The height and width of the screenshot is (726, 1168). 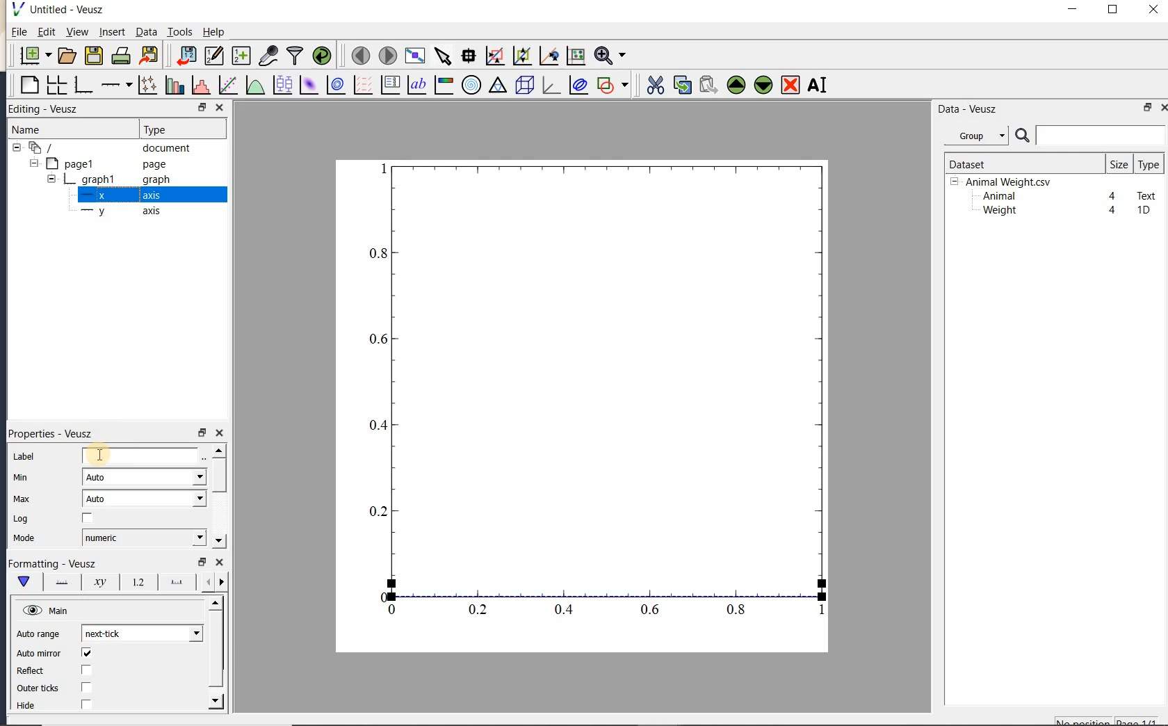 What do you see at coordinates (414, 56) in the screenshot?
I see `view plot full screen` at bounding box center [414, 56].